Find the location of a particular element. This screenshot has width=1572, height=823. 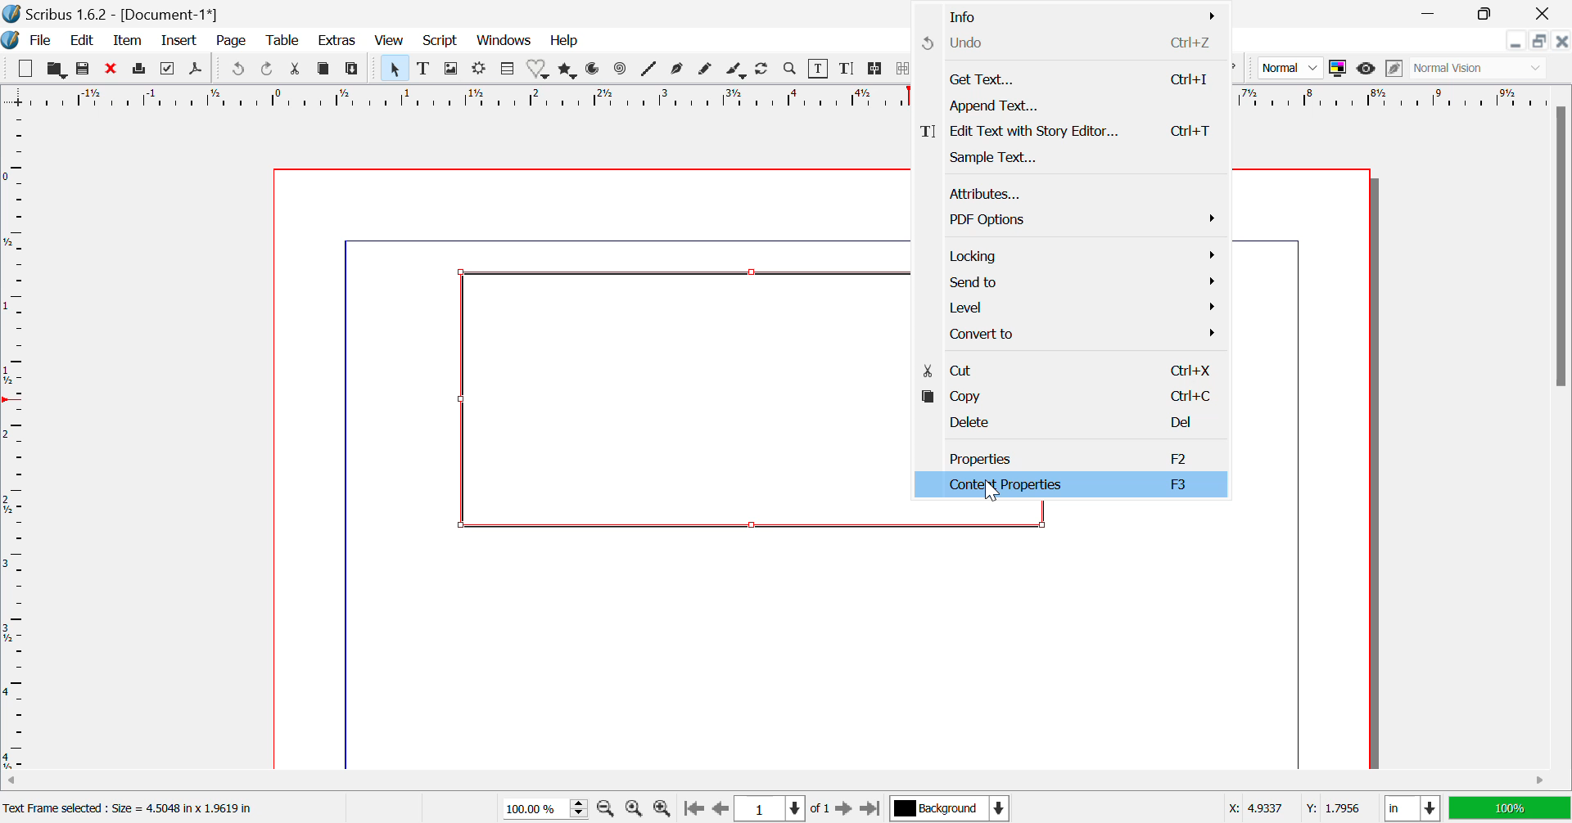

Convert to is located at coordinates (1073, 335).